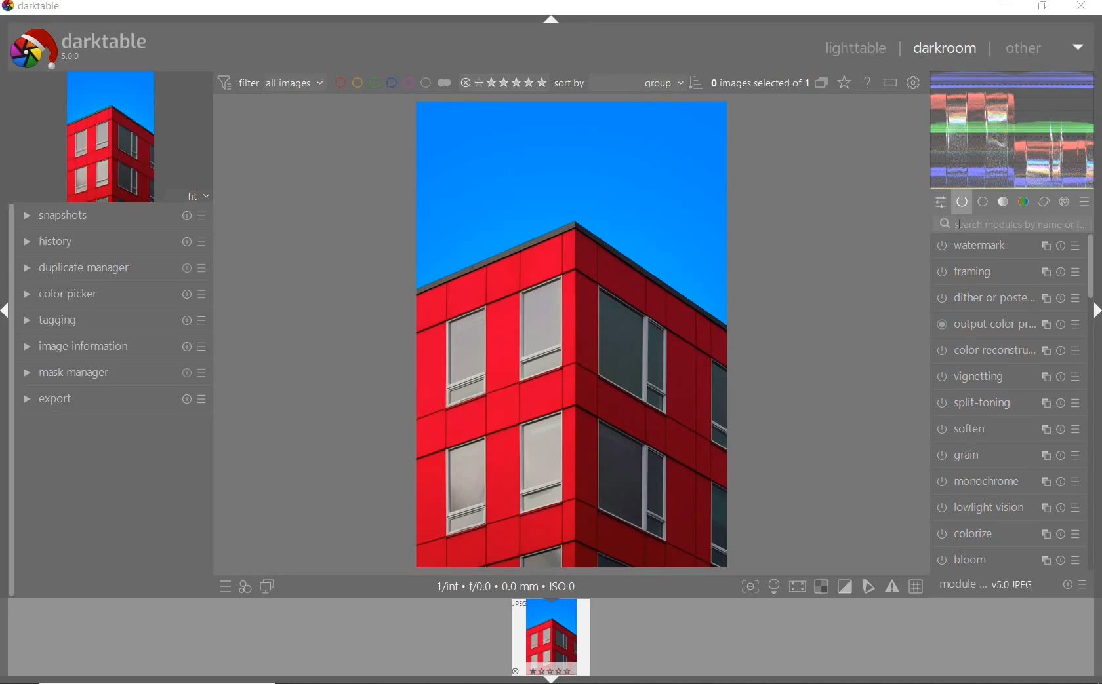  Describe the element at coordinates (111, 242) in the screenshot. I see `history` at that location.